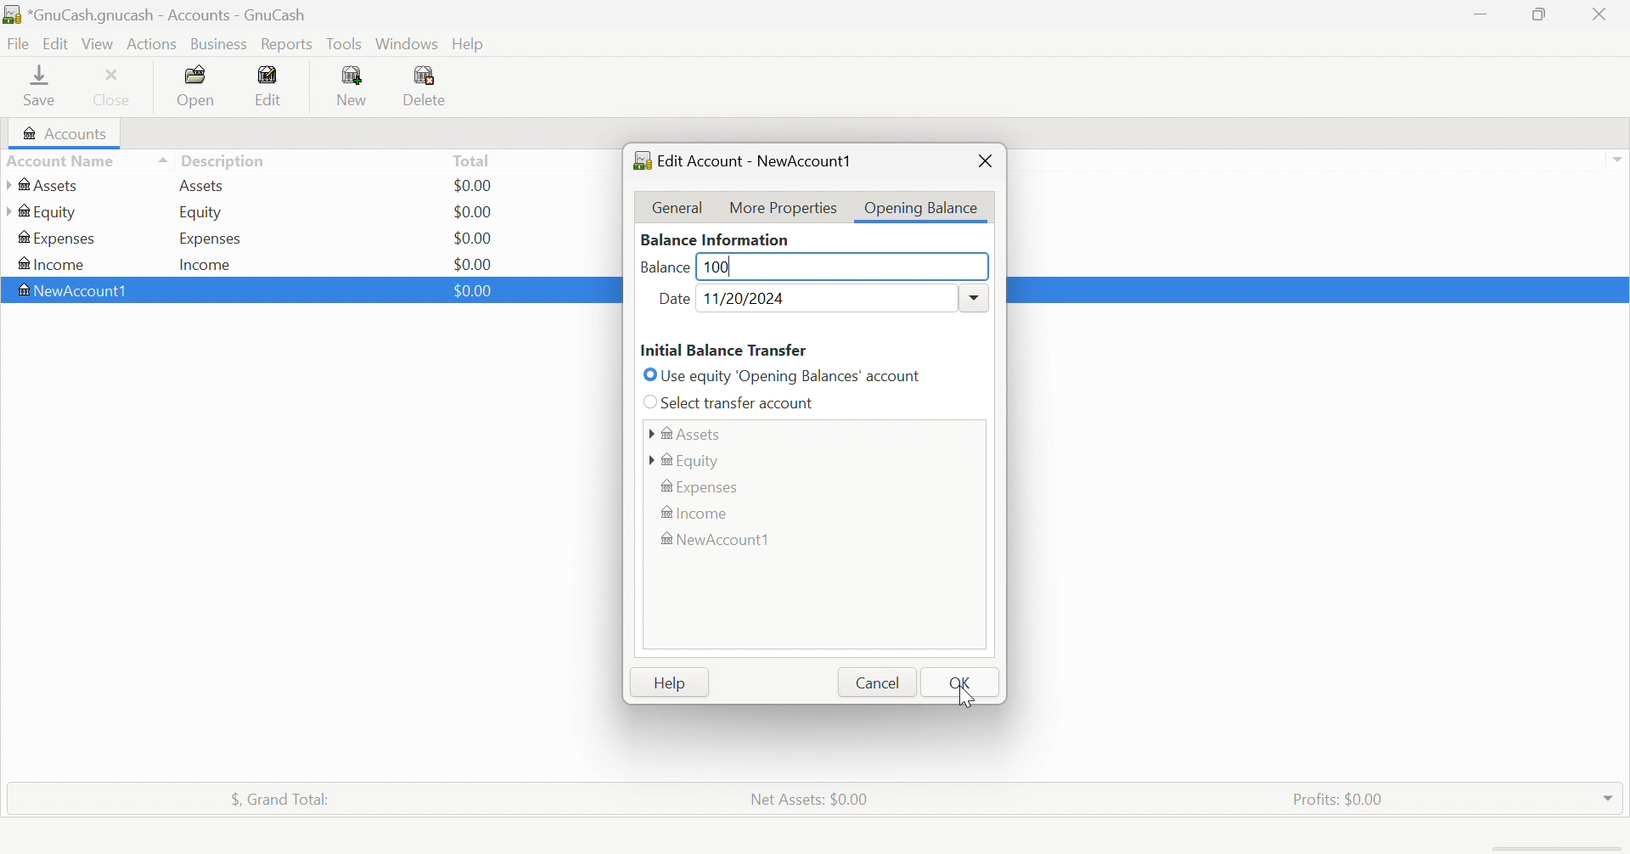 The width and height of the screenshot is (1630, 854). What do you see at coordinates (1542, 16) in the screenshot?
I see `Restore Down` at bounding box center [1542, 16].